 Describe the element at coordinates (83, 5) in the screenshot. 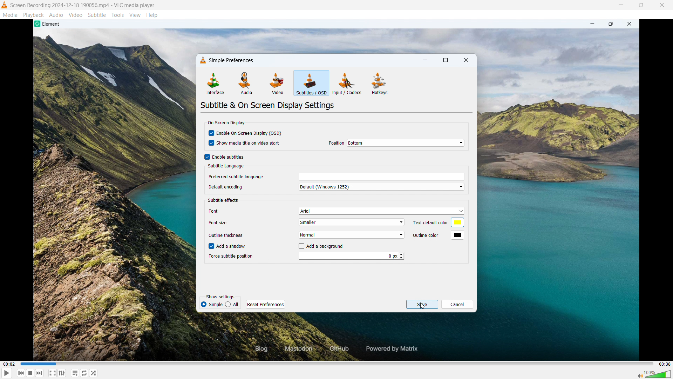

I see `File name ` at that location.